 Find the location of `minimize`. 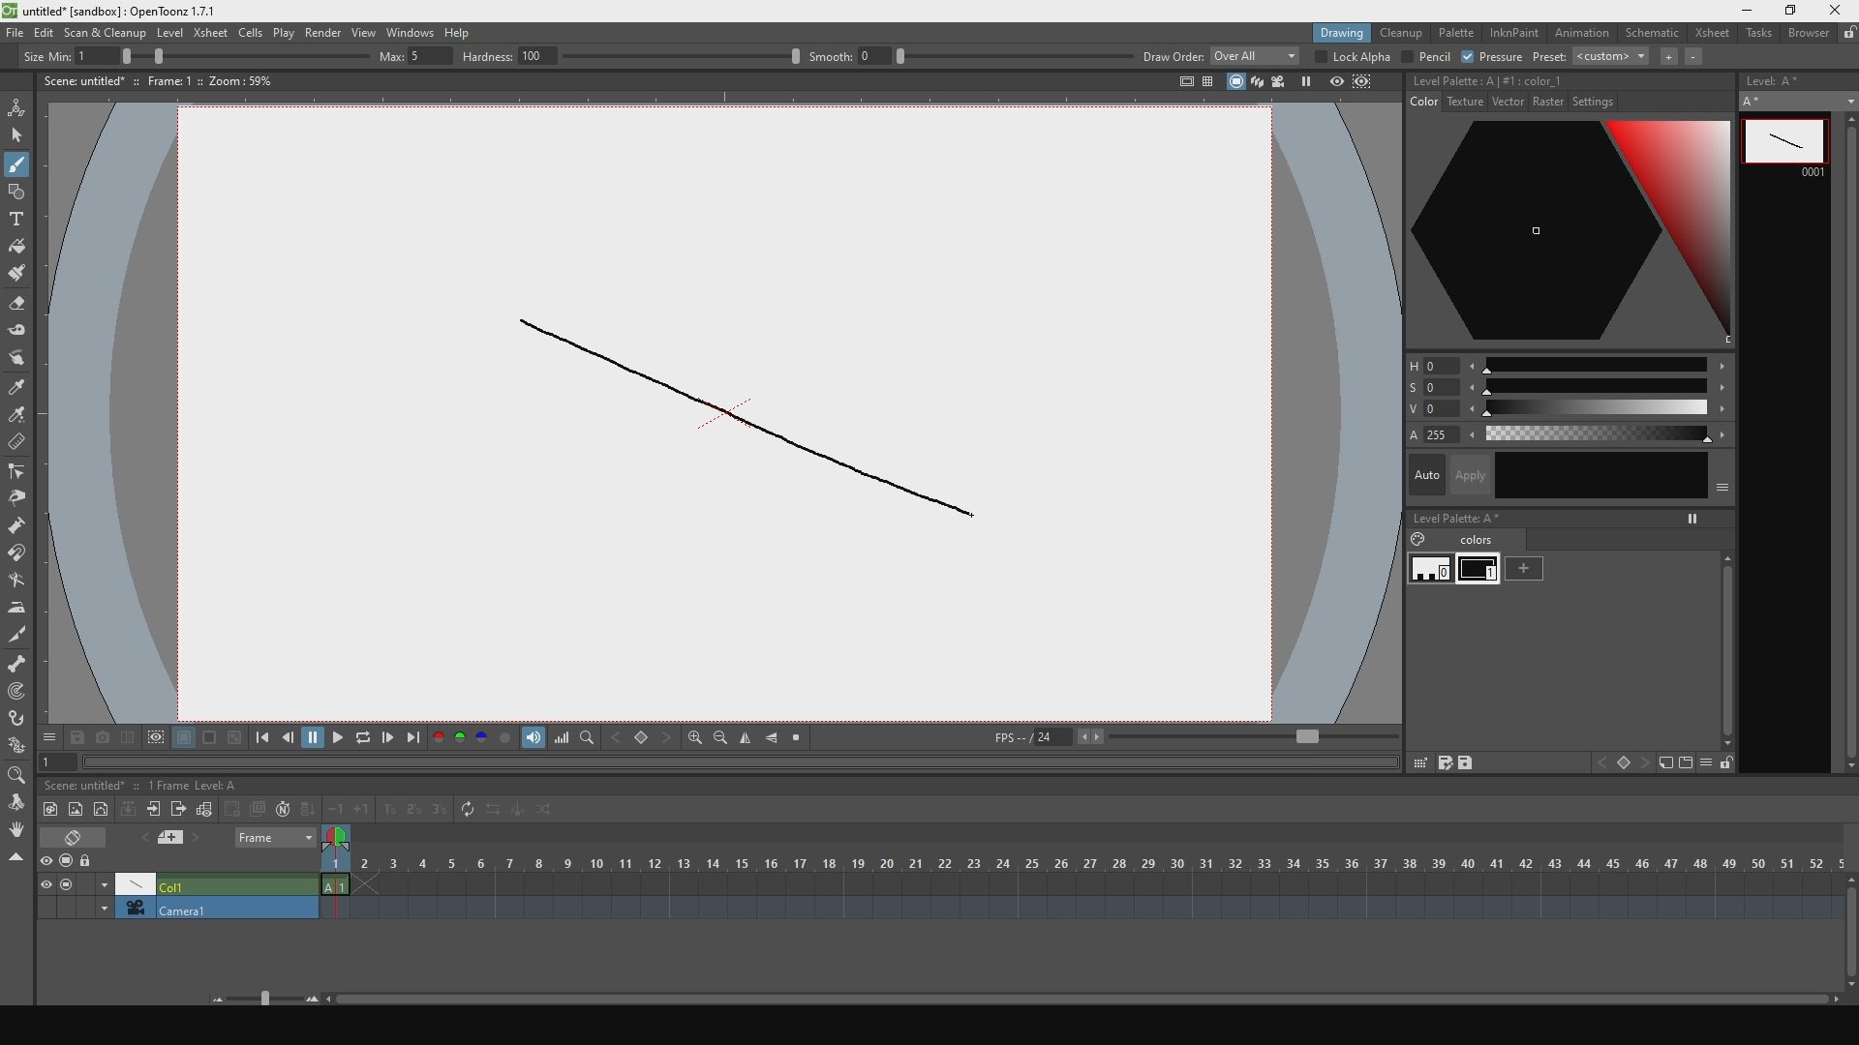

minimize is located at coordinates (1744, 9).